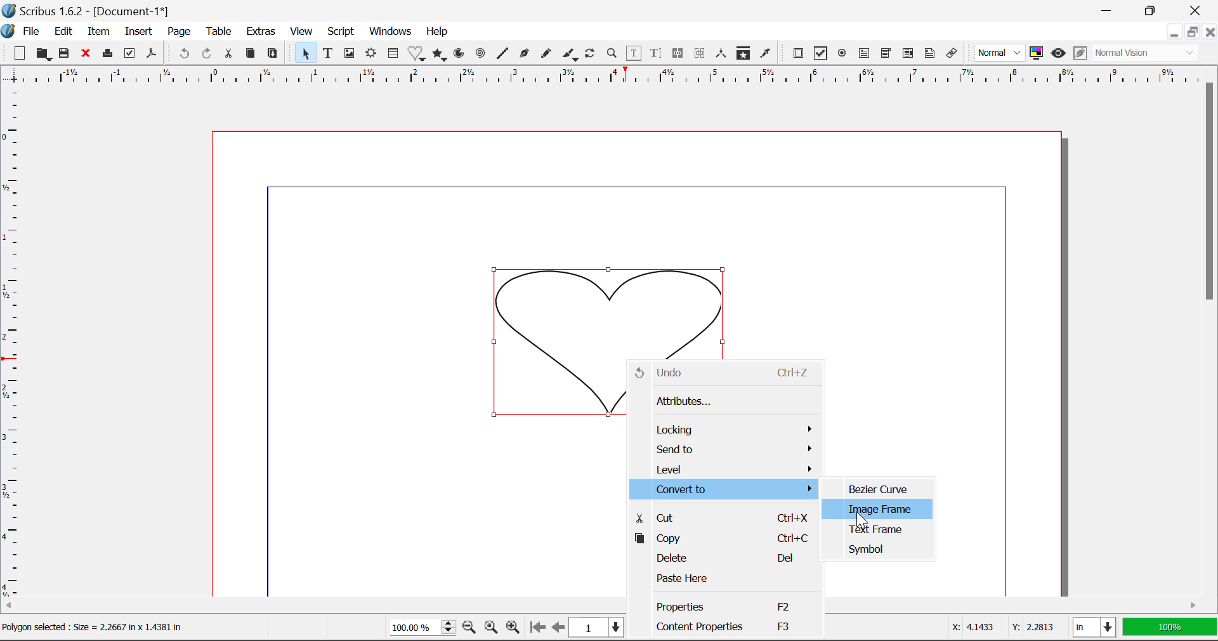  Describe the element at coordinates (8, 32) in the screenshot. I see `Scribus Logo` at that location.